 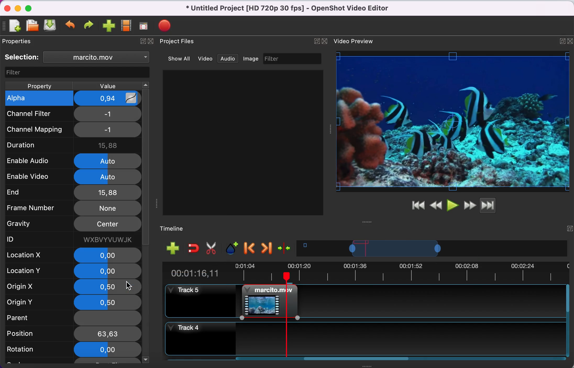 I want to click on Frame Number, so click(x=32, y=209).